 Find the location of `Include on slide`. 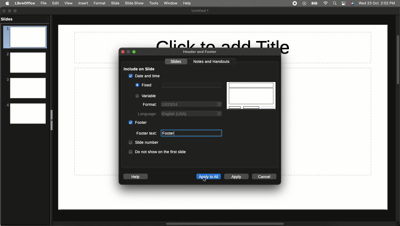

Include on slide is located at coordinates (139, 68).